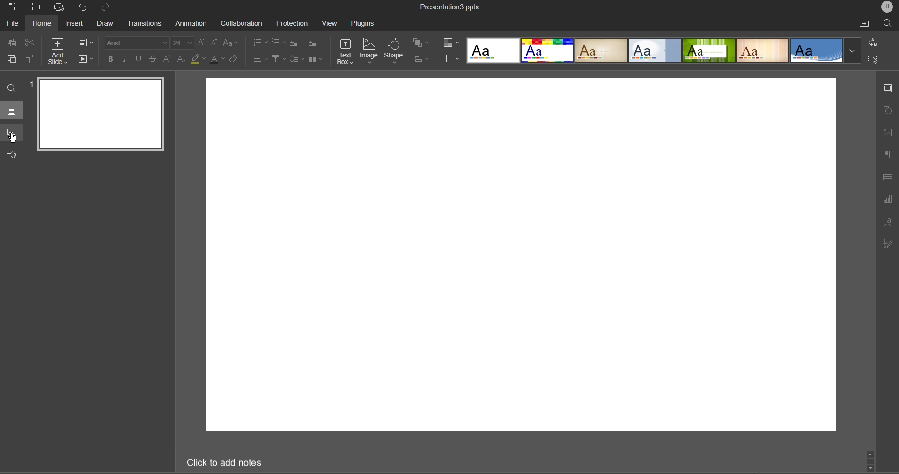 Image resolution: width=899 pixels, height=474 pixels. What do you see at coordinates (451, 43) in the screenshot?
I see `Colors` at bounding box center [451, 43].